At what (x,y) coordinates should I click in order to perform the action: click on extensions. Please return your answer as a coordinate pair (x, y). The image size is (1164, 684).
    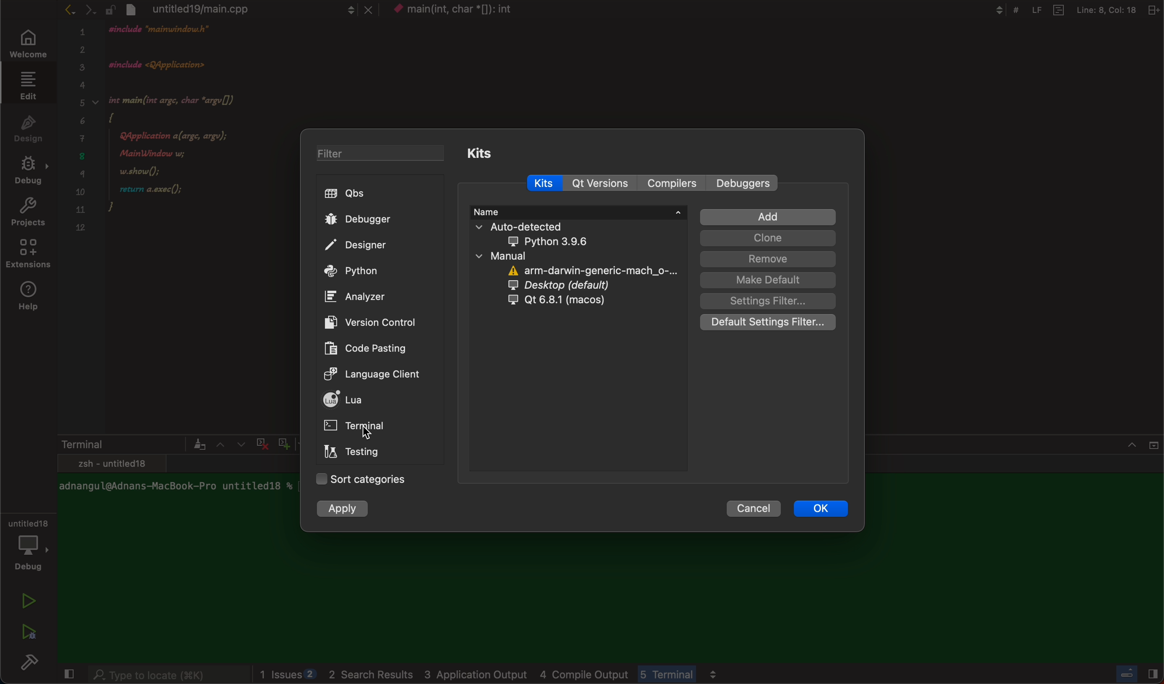
    Looking at the image, I should click on (30, 256).